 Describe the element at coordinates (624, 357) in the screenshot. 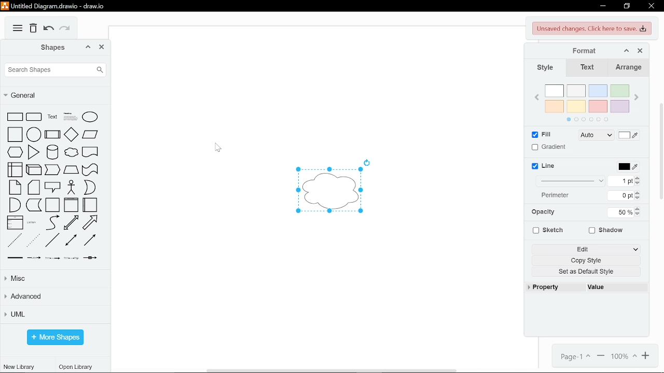

I see `current zoom` at that location.